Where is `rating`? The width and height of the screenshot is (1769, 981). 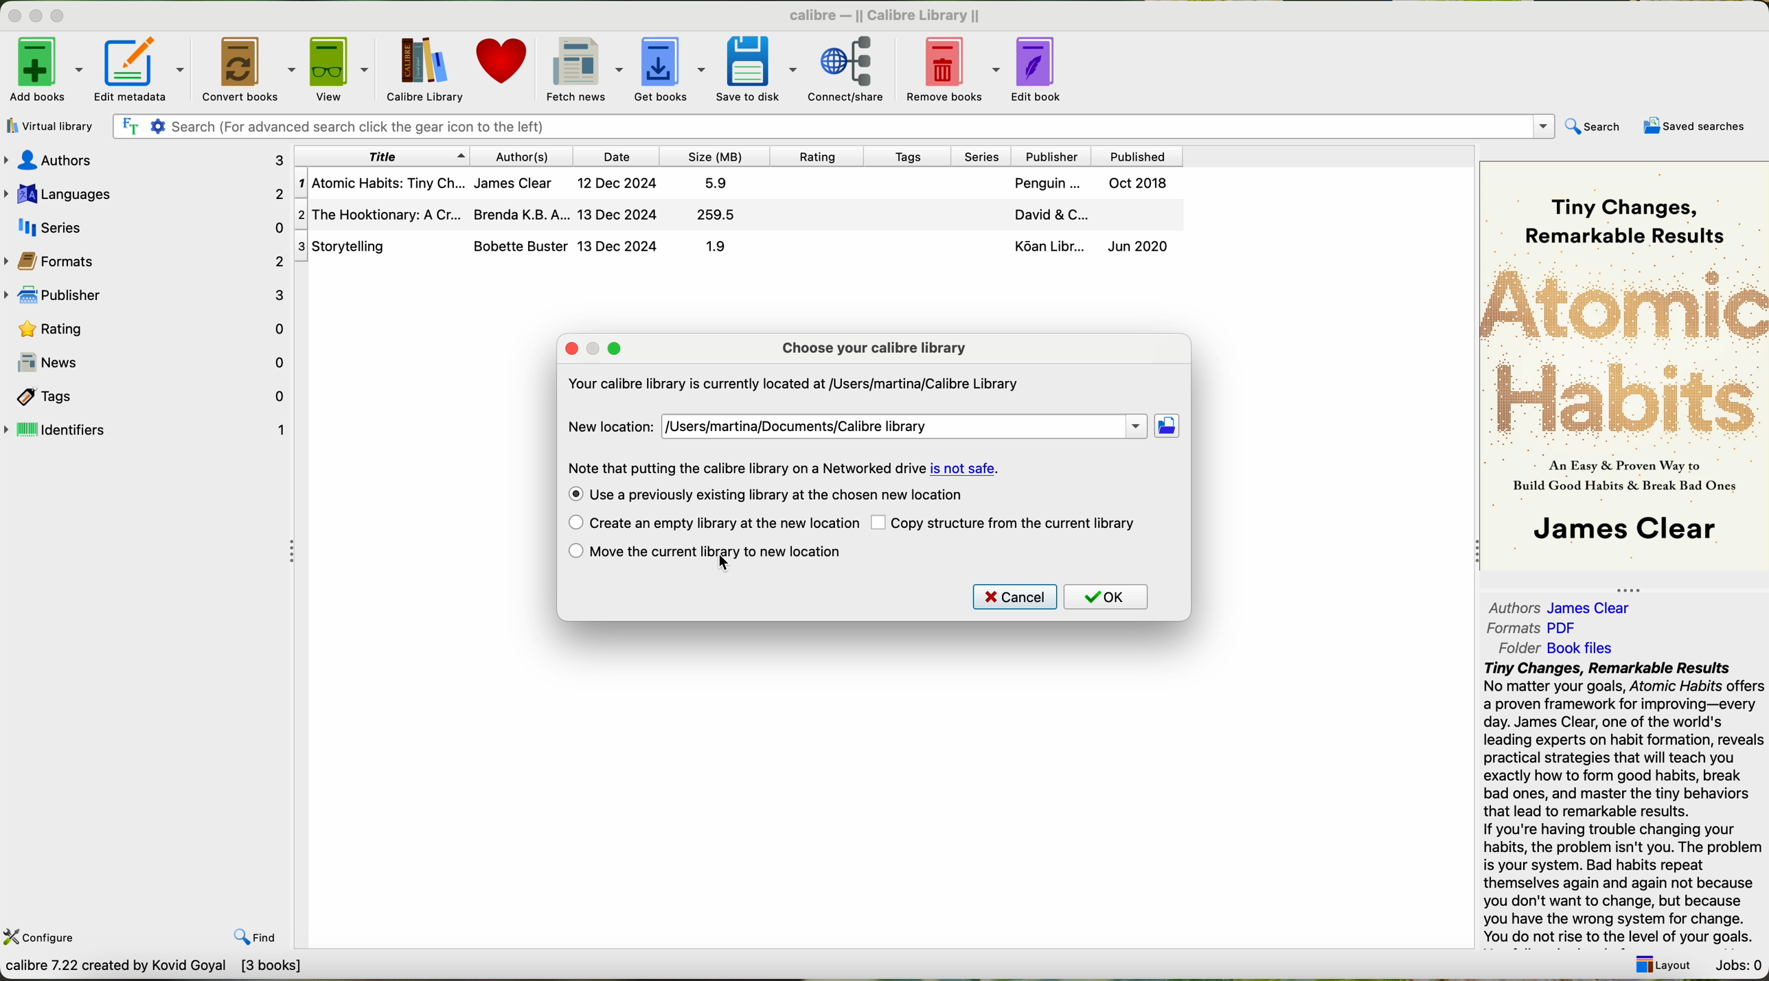
rating is located at coordinates (821, 156).